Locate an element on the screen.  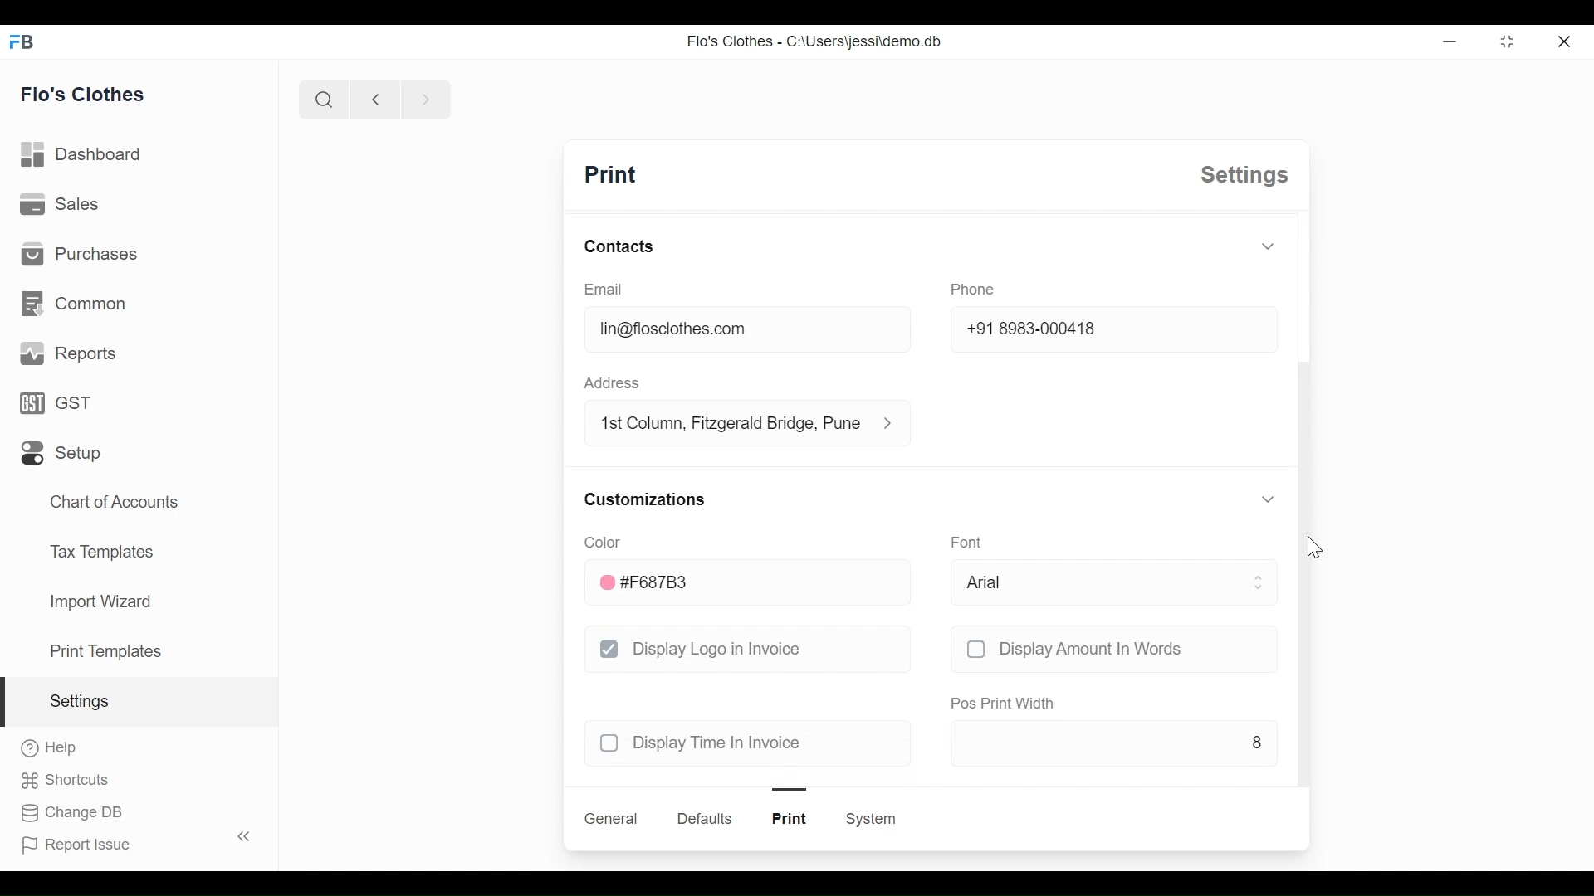
checkbox is located at coordinates (610, 743).